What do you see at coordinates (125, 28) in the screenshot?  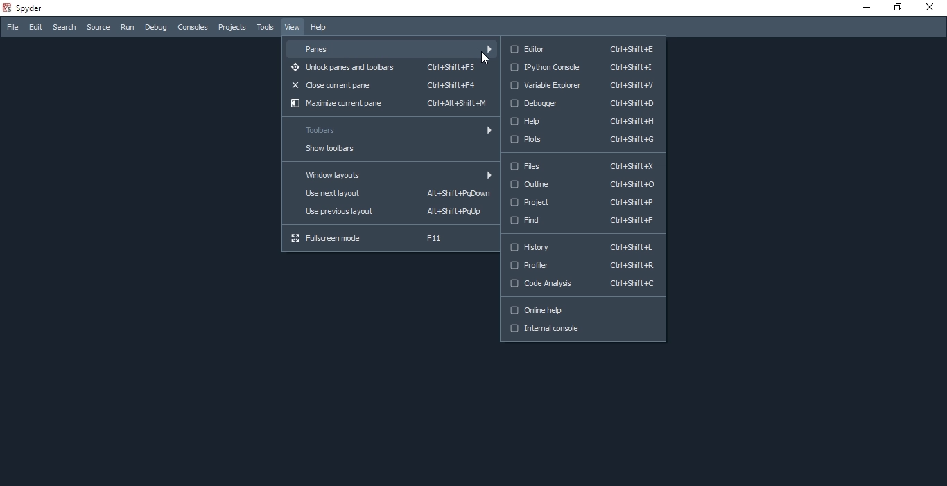 I see `Run` at bounding box center [125, 28].